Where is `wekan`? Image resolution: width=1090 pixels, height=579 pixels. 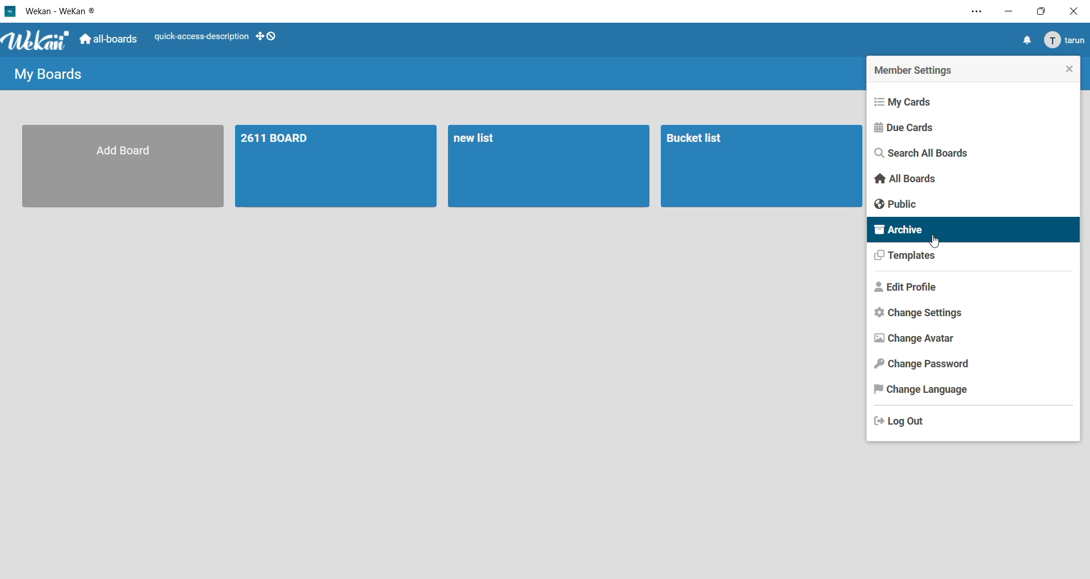 wekan is located at coordinates (37, 41).